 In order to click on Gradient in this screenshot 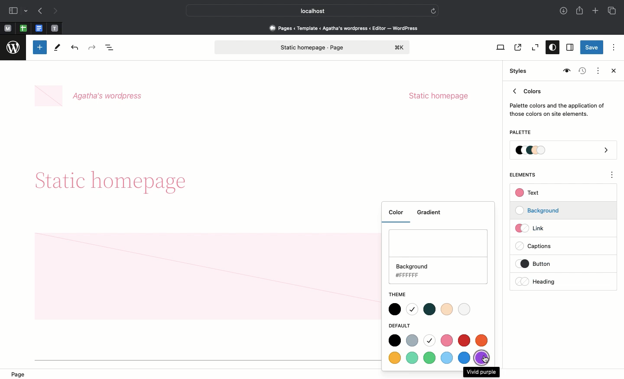, I will do `click(432, 213)`.